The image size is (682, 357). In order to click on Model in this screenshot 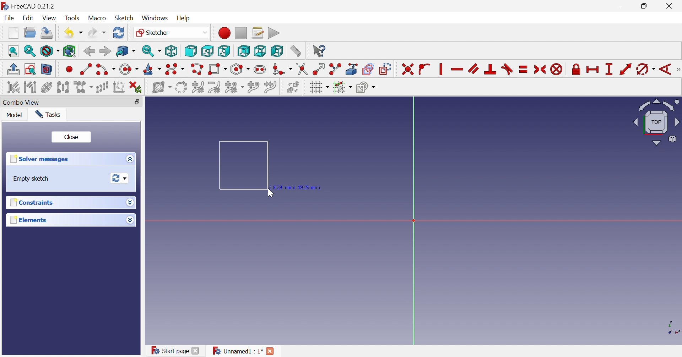, I will do `click(15, 116)`.